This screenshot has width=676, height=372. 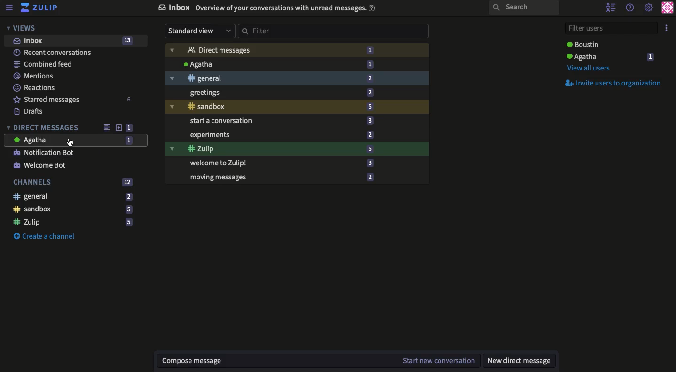 What do you see at coordinates (44, 165) in the screenshot?
I see `Welcome bot` at bounding box center [44, 165].